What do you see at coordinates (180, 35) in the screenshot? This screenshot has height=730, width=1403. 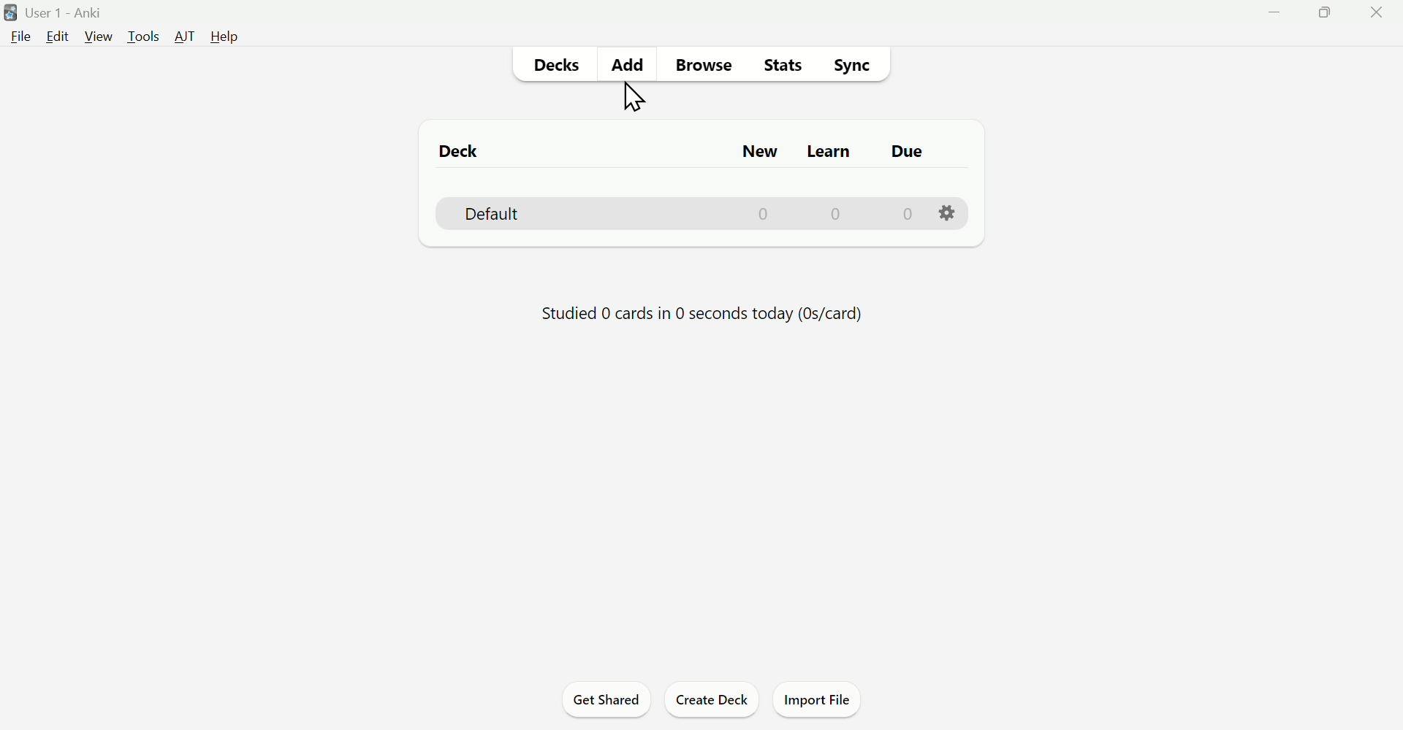 I see `AJT` at bounding box center [180, 35].